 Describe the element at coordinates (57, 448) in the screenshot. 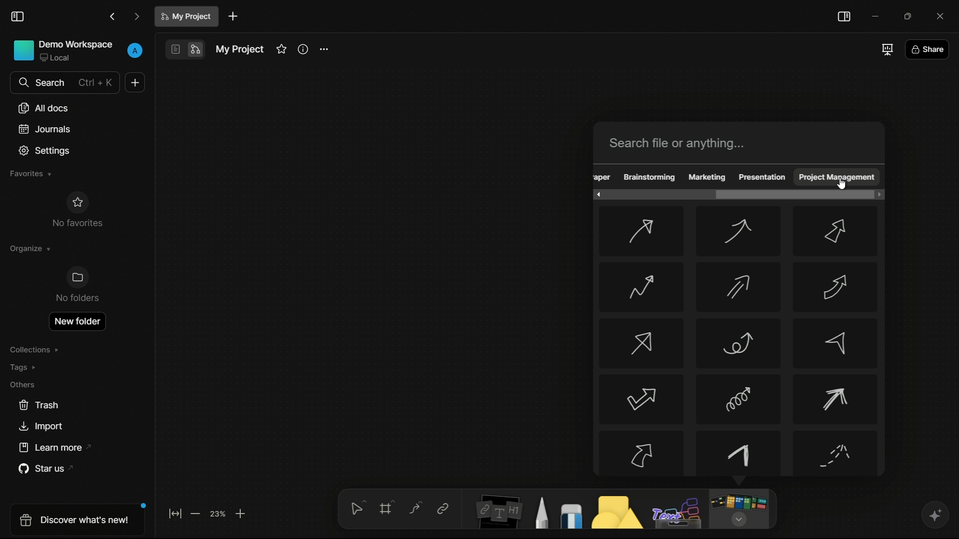

I see `learn more` at that location.